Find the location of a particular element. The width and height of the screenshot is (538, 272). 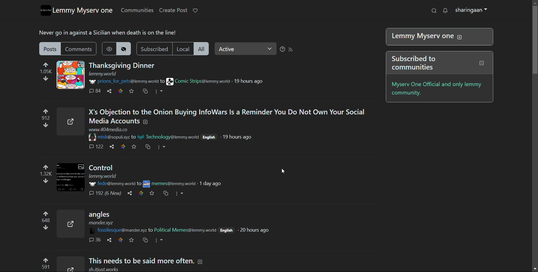

Post on "X's Objection to the Onion Buying InfoWars Is a Reminder You Do Not Own Your SocialMedia Accounts" is located at coordinates (227, 117).